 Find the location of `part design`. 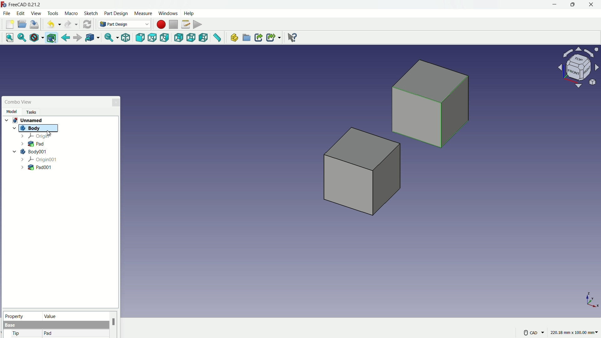

part design is located at coordinates (116, 13).